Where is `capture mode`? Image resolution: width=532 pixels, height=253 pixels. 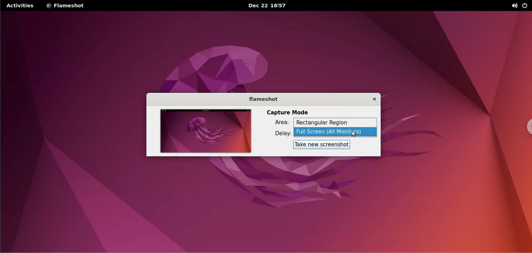 capture mode is located at coordinates (288, 112).